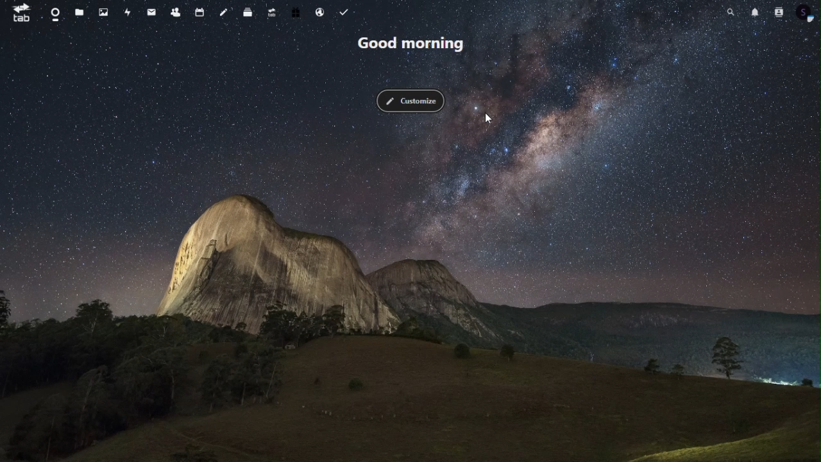  I want to click on image, so click(103, 12).